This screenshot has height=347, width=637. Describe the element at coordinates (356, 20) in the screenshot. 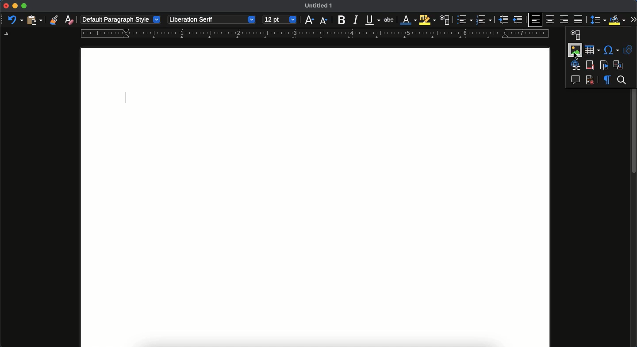

I see `italics` at that location.